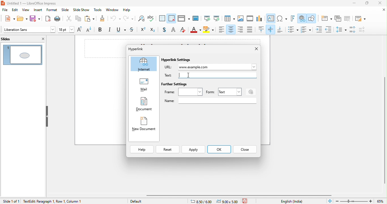 Image resolution: width=387 pixels, height=204 pixels. What do you see at coordinates (67, 201) in the screenshot?
I see `text edit paragraph 1 row 1 column 1` at bounding box center [67, 201].